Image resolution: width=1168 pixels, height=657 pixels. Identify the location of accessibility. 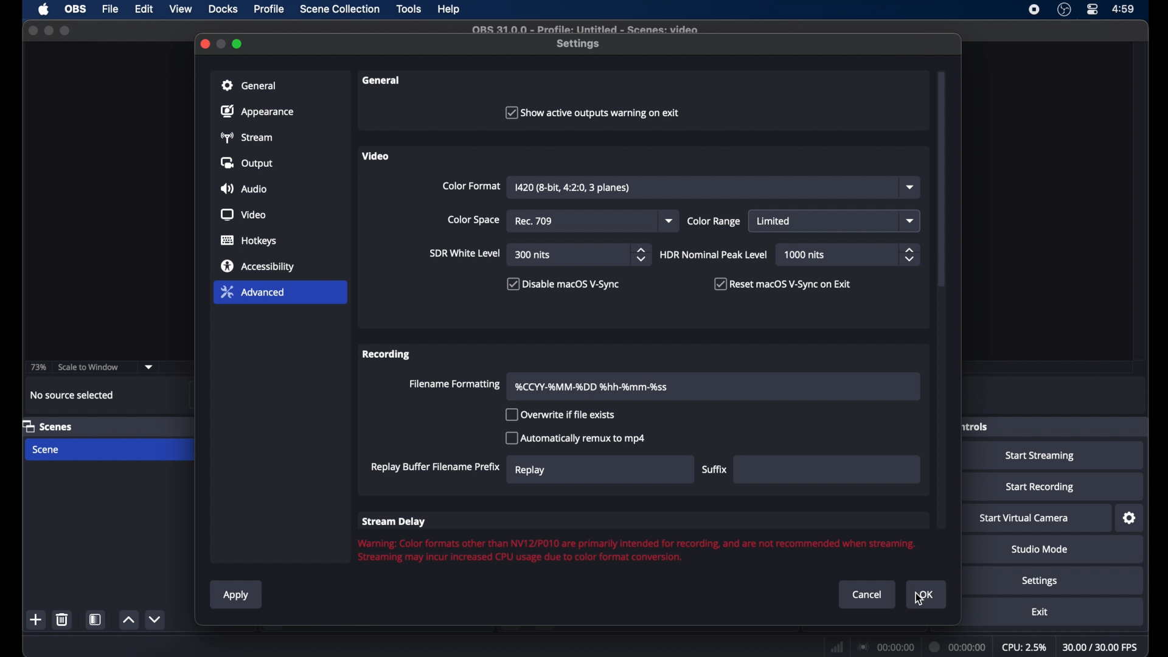
(258, 266).